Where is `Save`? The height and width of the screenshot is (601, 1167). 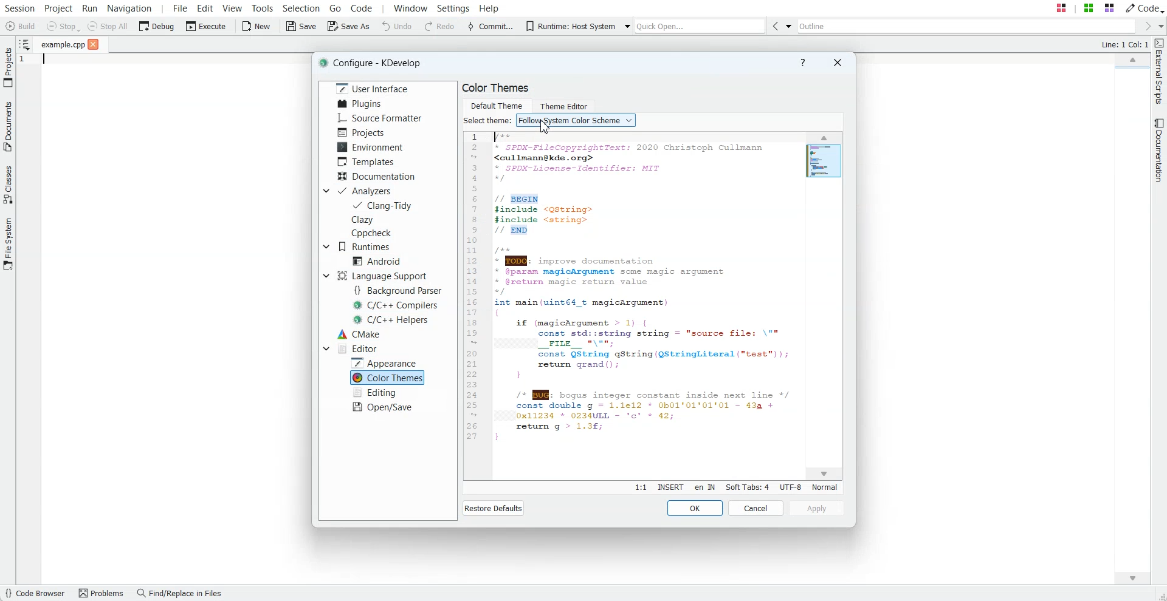
Save is located at coordinates (301, 27).